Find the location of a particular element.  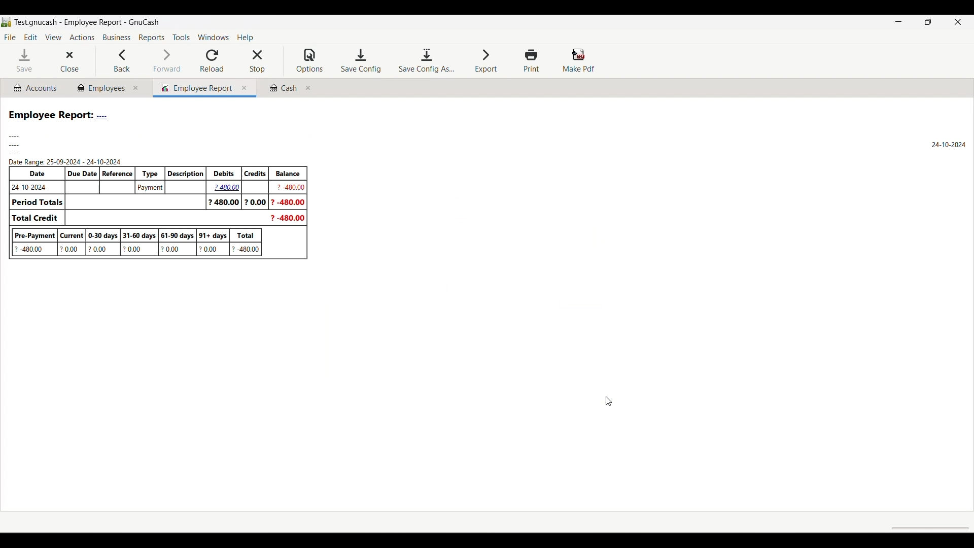

End date of report is located at coordinates (949, 144).